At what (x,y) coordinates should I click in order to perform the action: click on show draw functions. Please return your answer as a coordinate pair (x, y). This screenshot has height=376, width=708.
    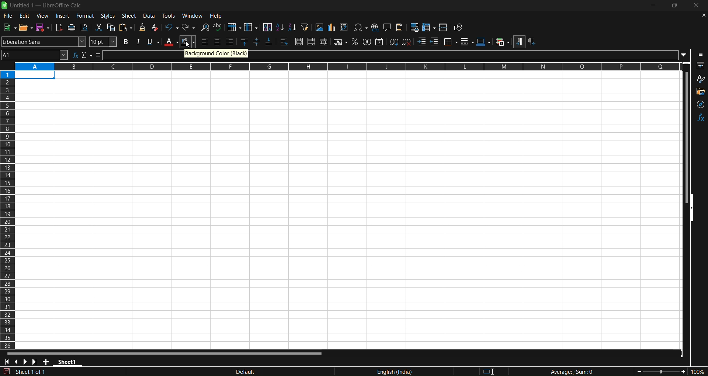
    Looking at the image, I should click on (459, 28).